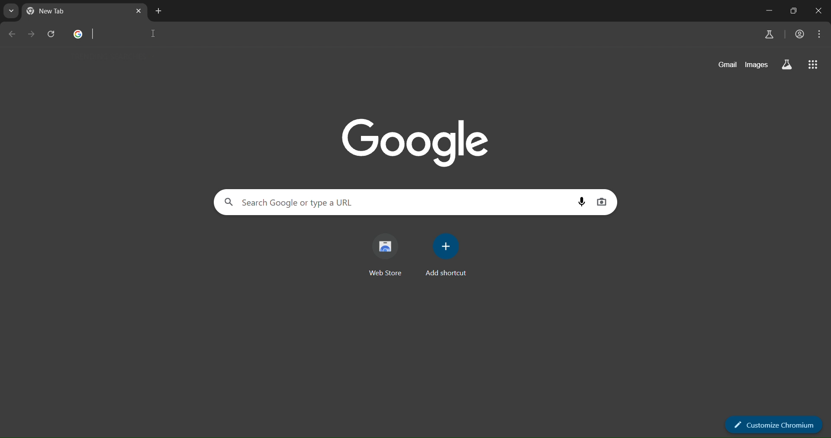 This screenshot has width=831, height=438. What do you see at coordinates (757, 64) in the screenshot?
I see `images` at bounding box center [757, 64].